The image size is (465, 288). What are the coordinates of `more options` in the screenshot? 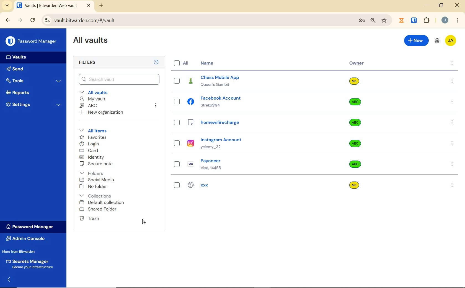 It's located at (453, 185).